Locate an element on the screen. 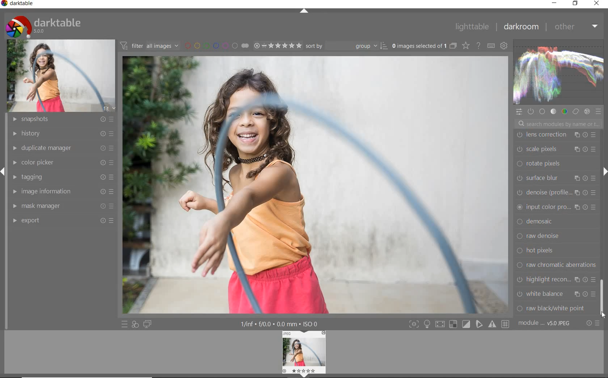 Image resolution: width=608 pixels, height=378 pixels. toggle mode  is located at coordinates (480, 325).